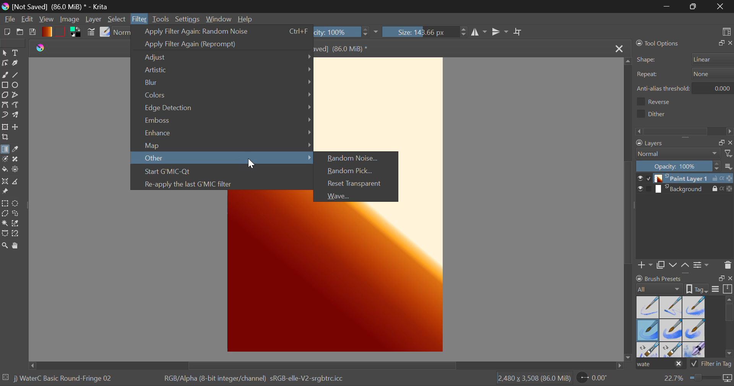  Describe the element at coordinates (693, 6) in the screenshot. I see `Minimize` at that location.